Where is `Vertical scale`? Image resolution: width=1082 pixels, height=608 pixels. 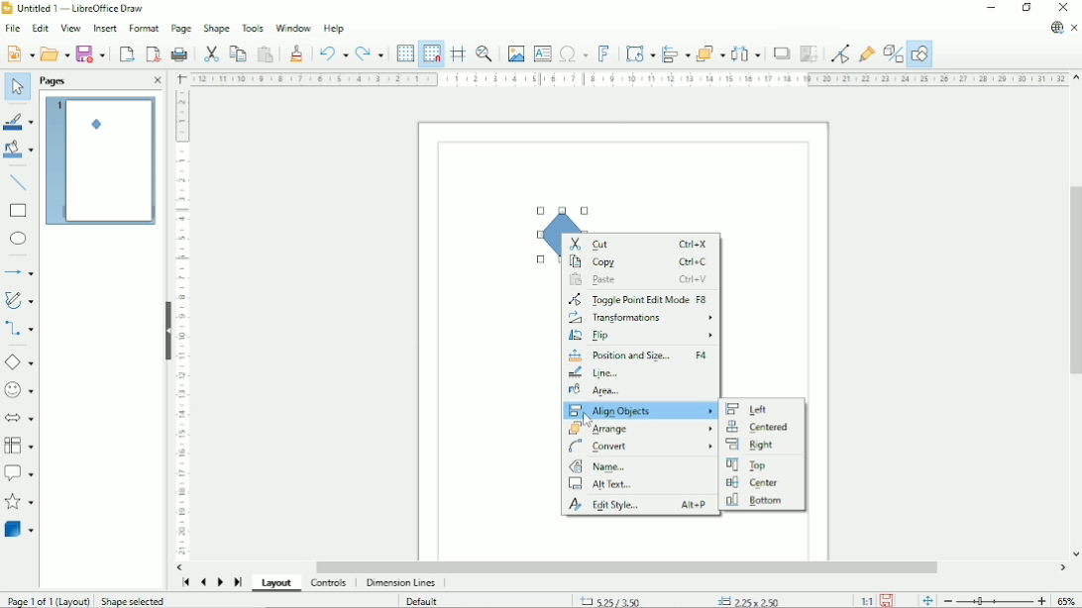 Vertical scale is located at coordinates (181, 323).